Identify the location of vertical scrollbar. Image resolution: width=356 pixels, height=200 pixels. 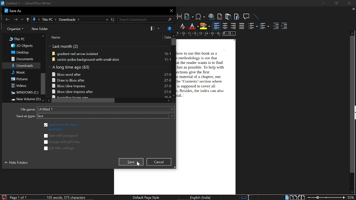
(173, 42).